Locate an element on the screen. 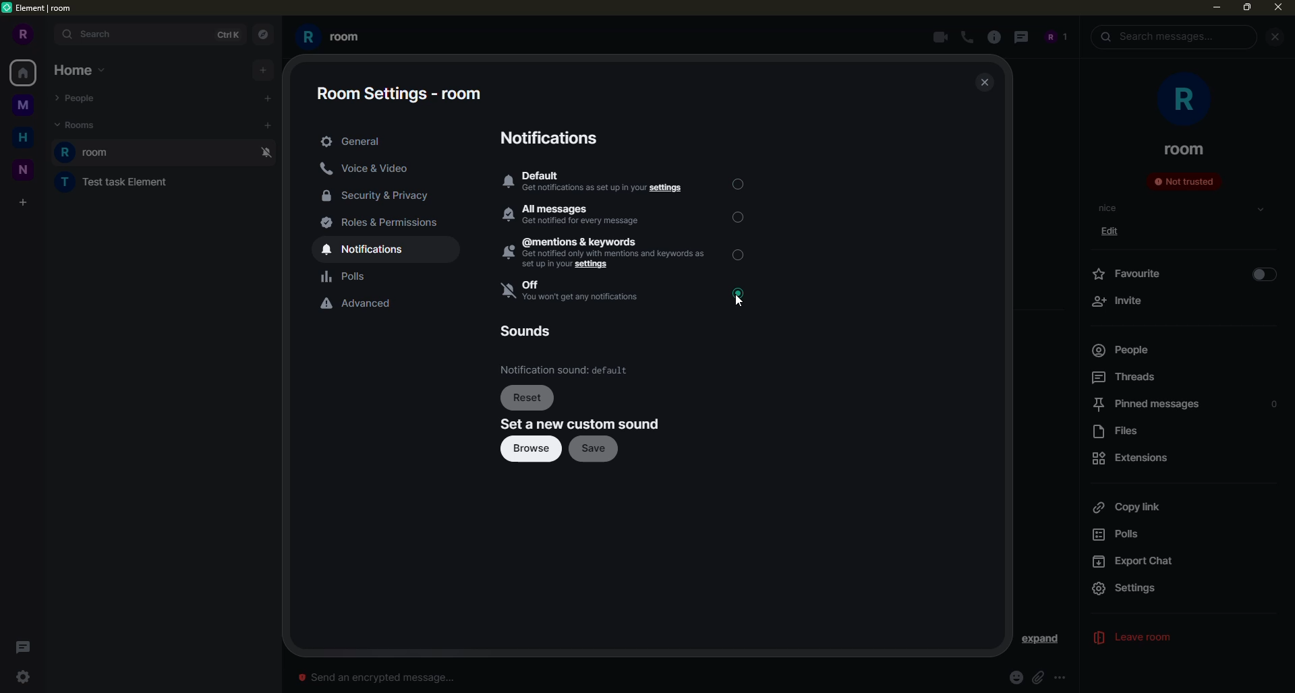 The image size is (1295, 693). call is located at coordinates (969, 38).